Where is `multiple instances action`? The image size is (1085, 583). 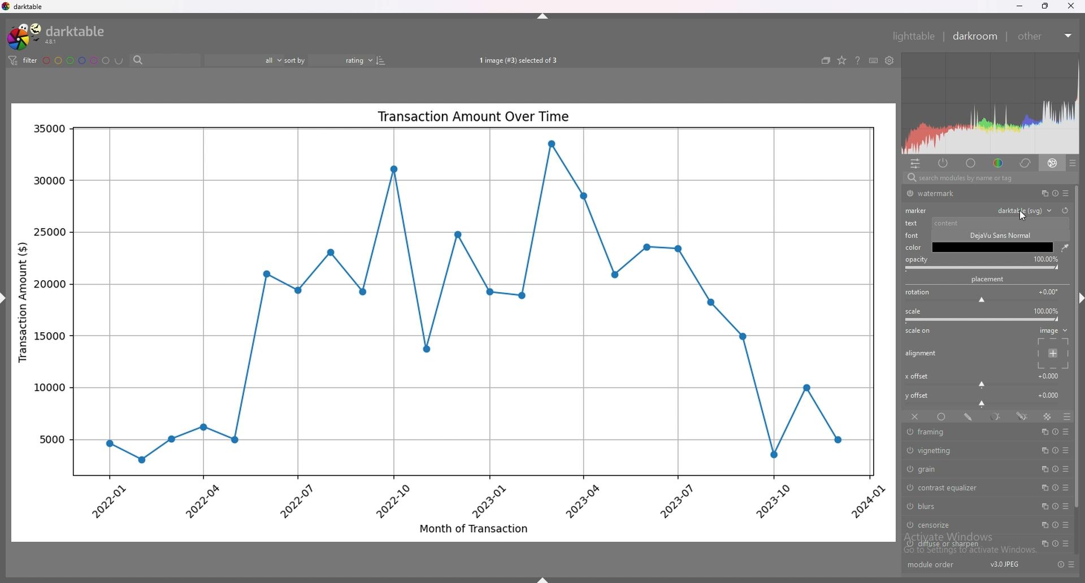 multiple instances action is located at coordinates (1043, 451).